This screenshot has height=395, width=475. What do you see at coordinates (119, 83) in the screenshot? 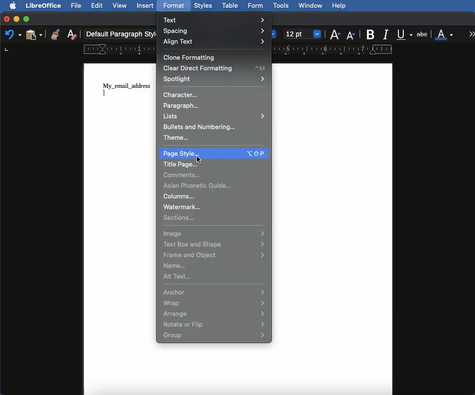
I see `text` at bounding box center [119, 83].